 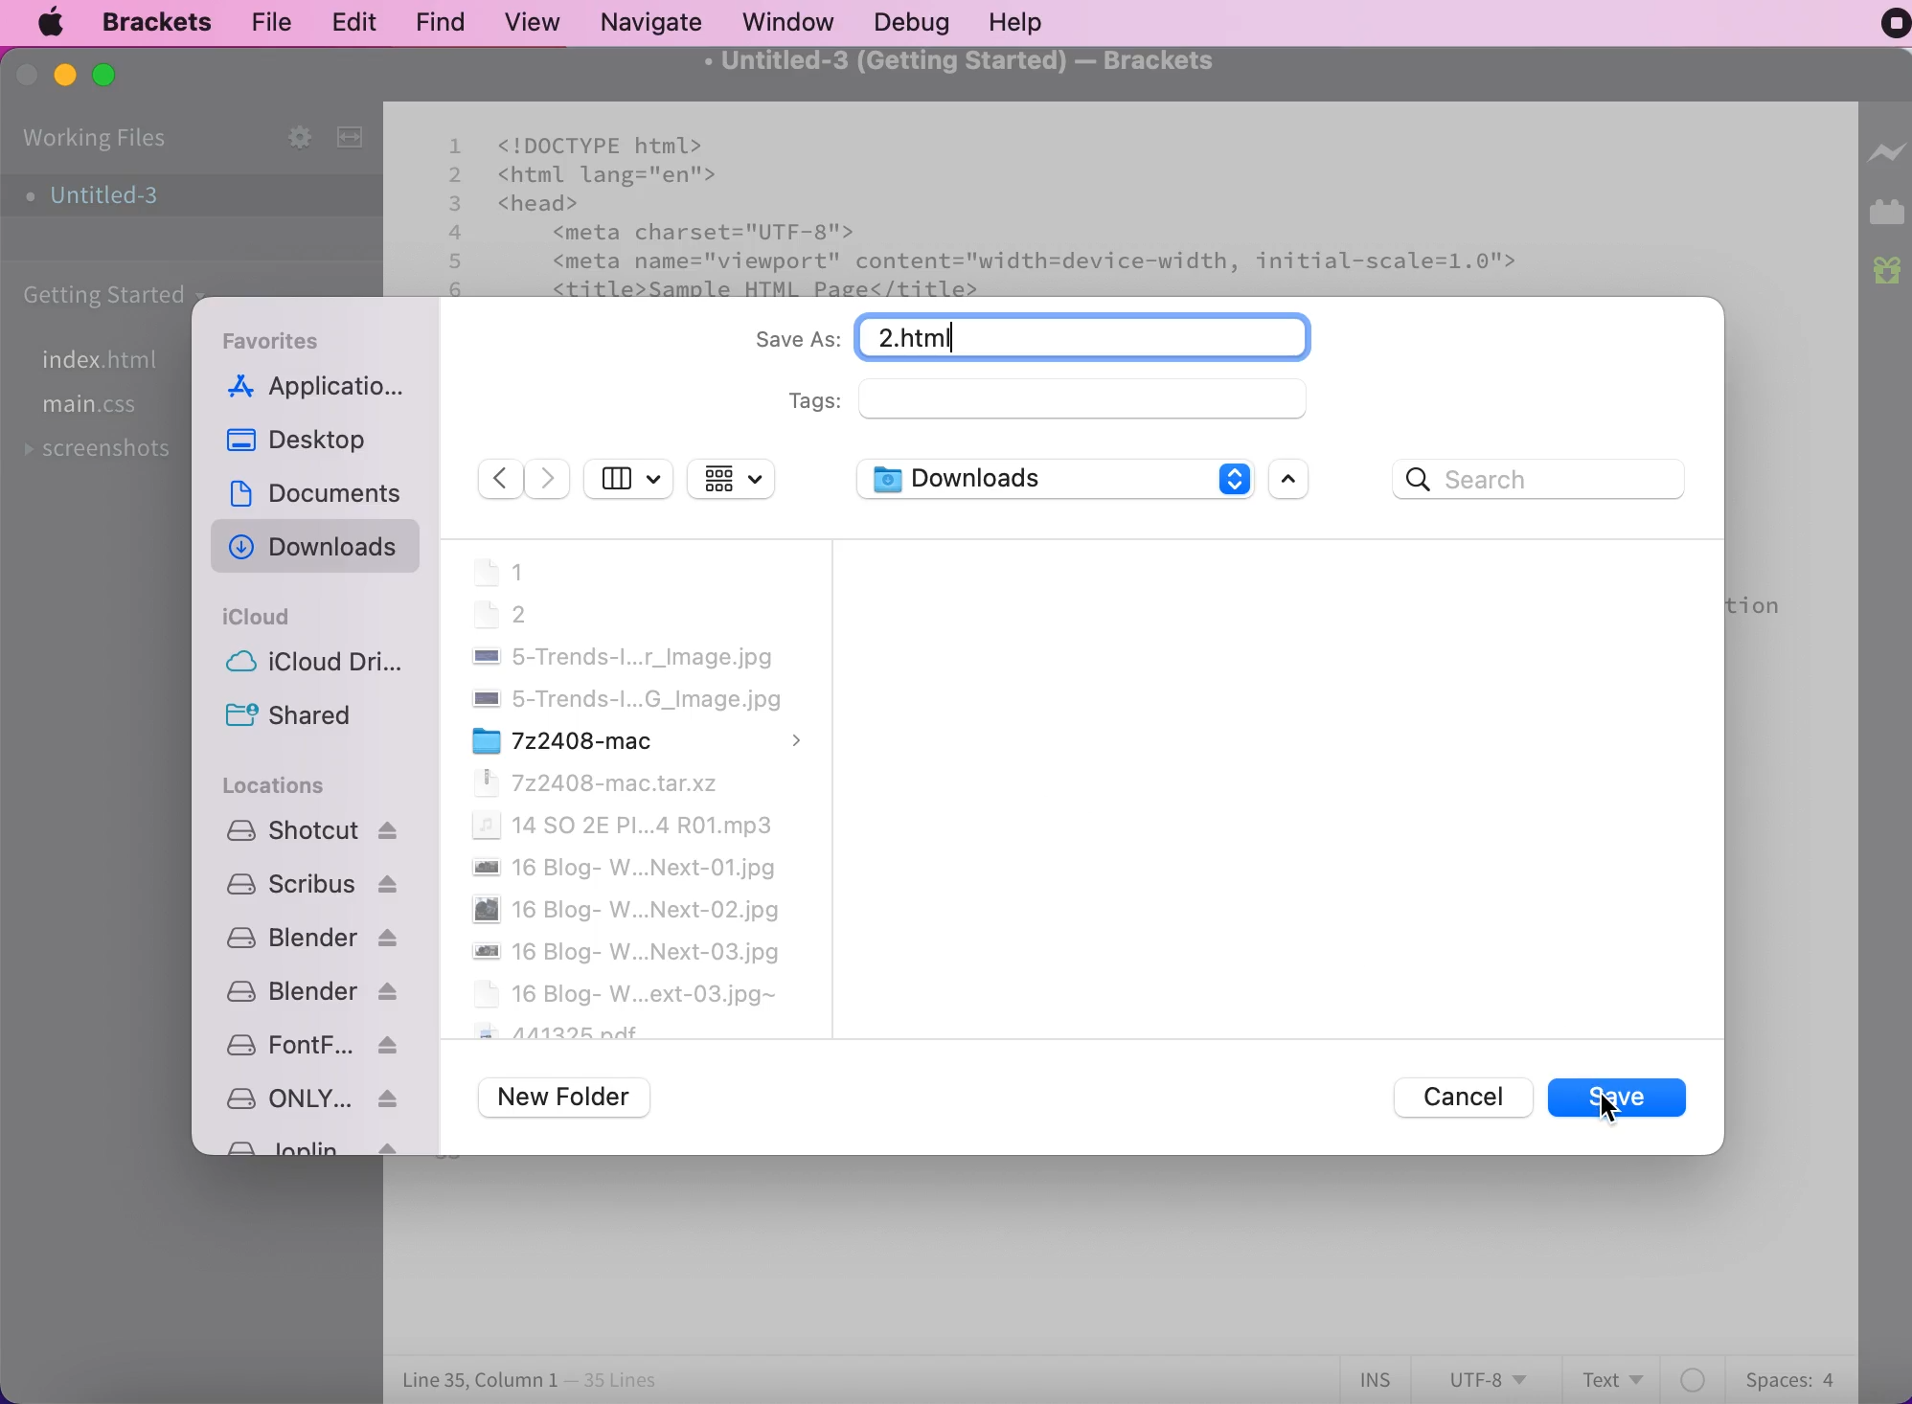 I want to click on blender, so click(x=310, y=938).